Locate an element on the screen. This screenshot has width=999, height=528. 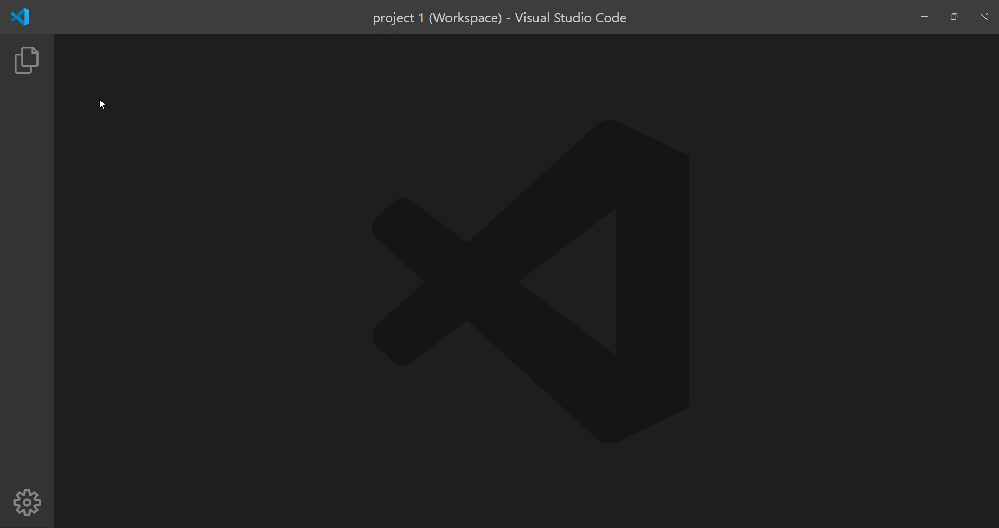
cursor is located at coordinates (101, 105).